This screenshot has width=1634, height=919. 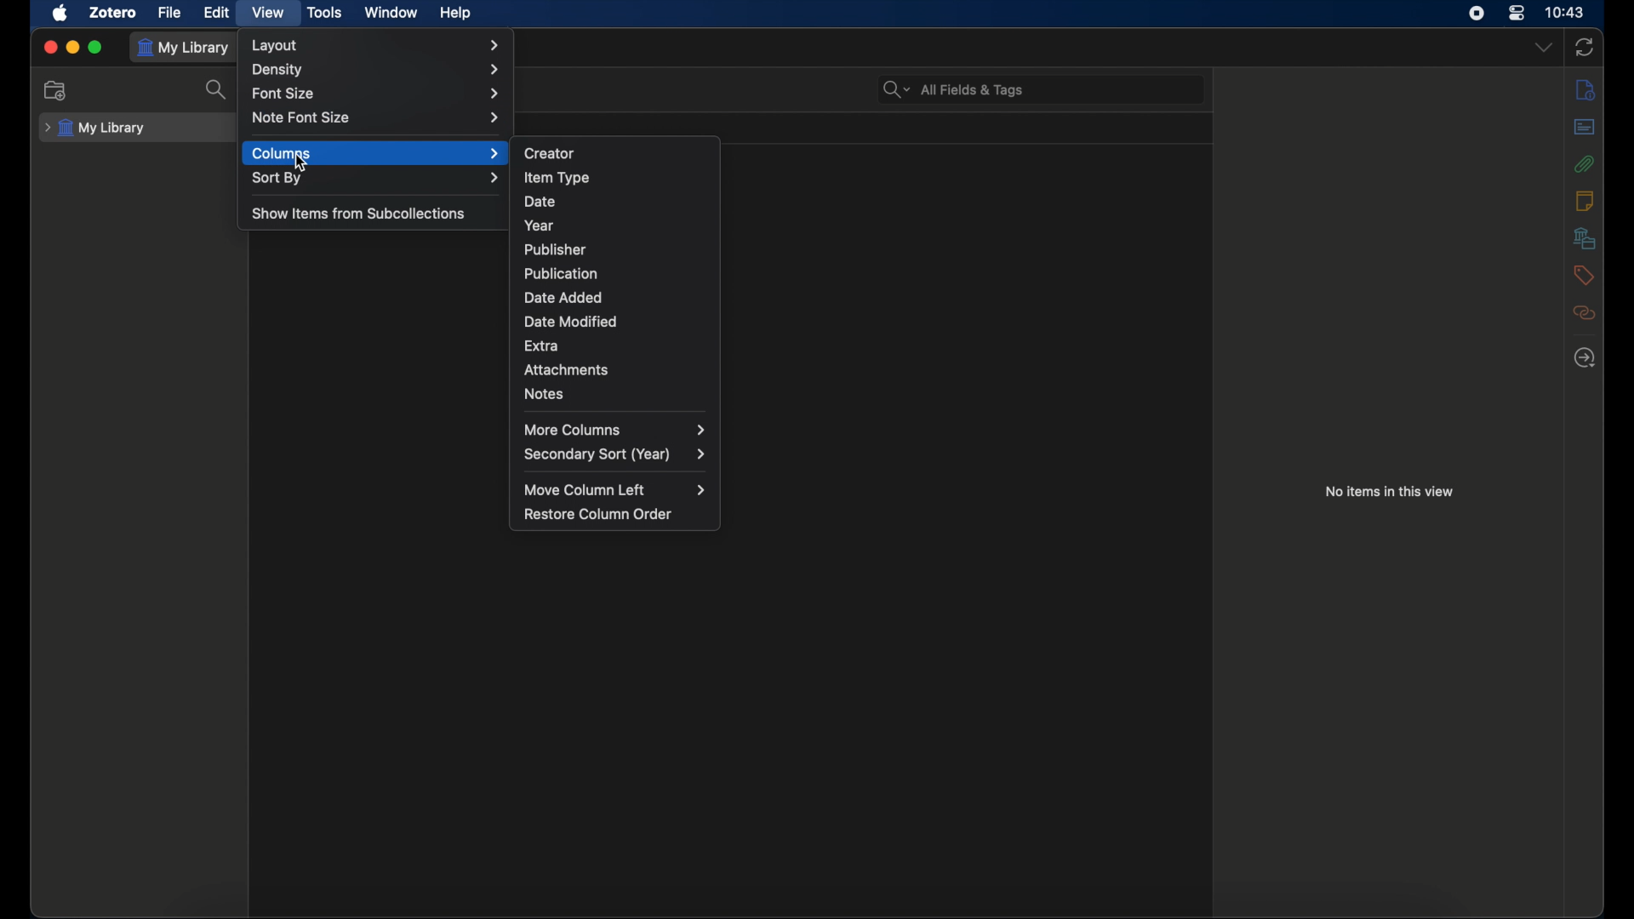 I want to click on publication, so click(x=561, y=272).